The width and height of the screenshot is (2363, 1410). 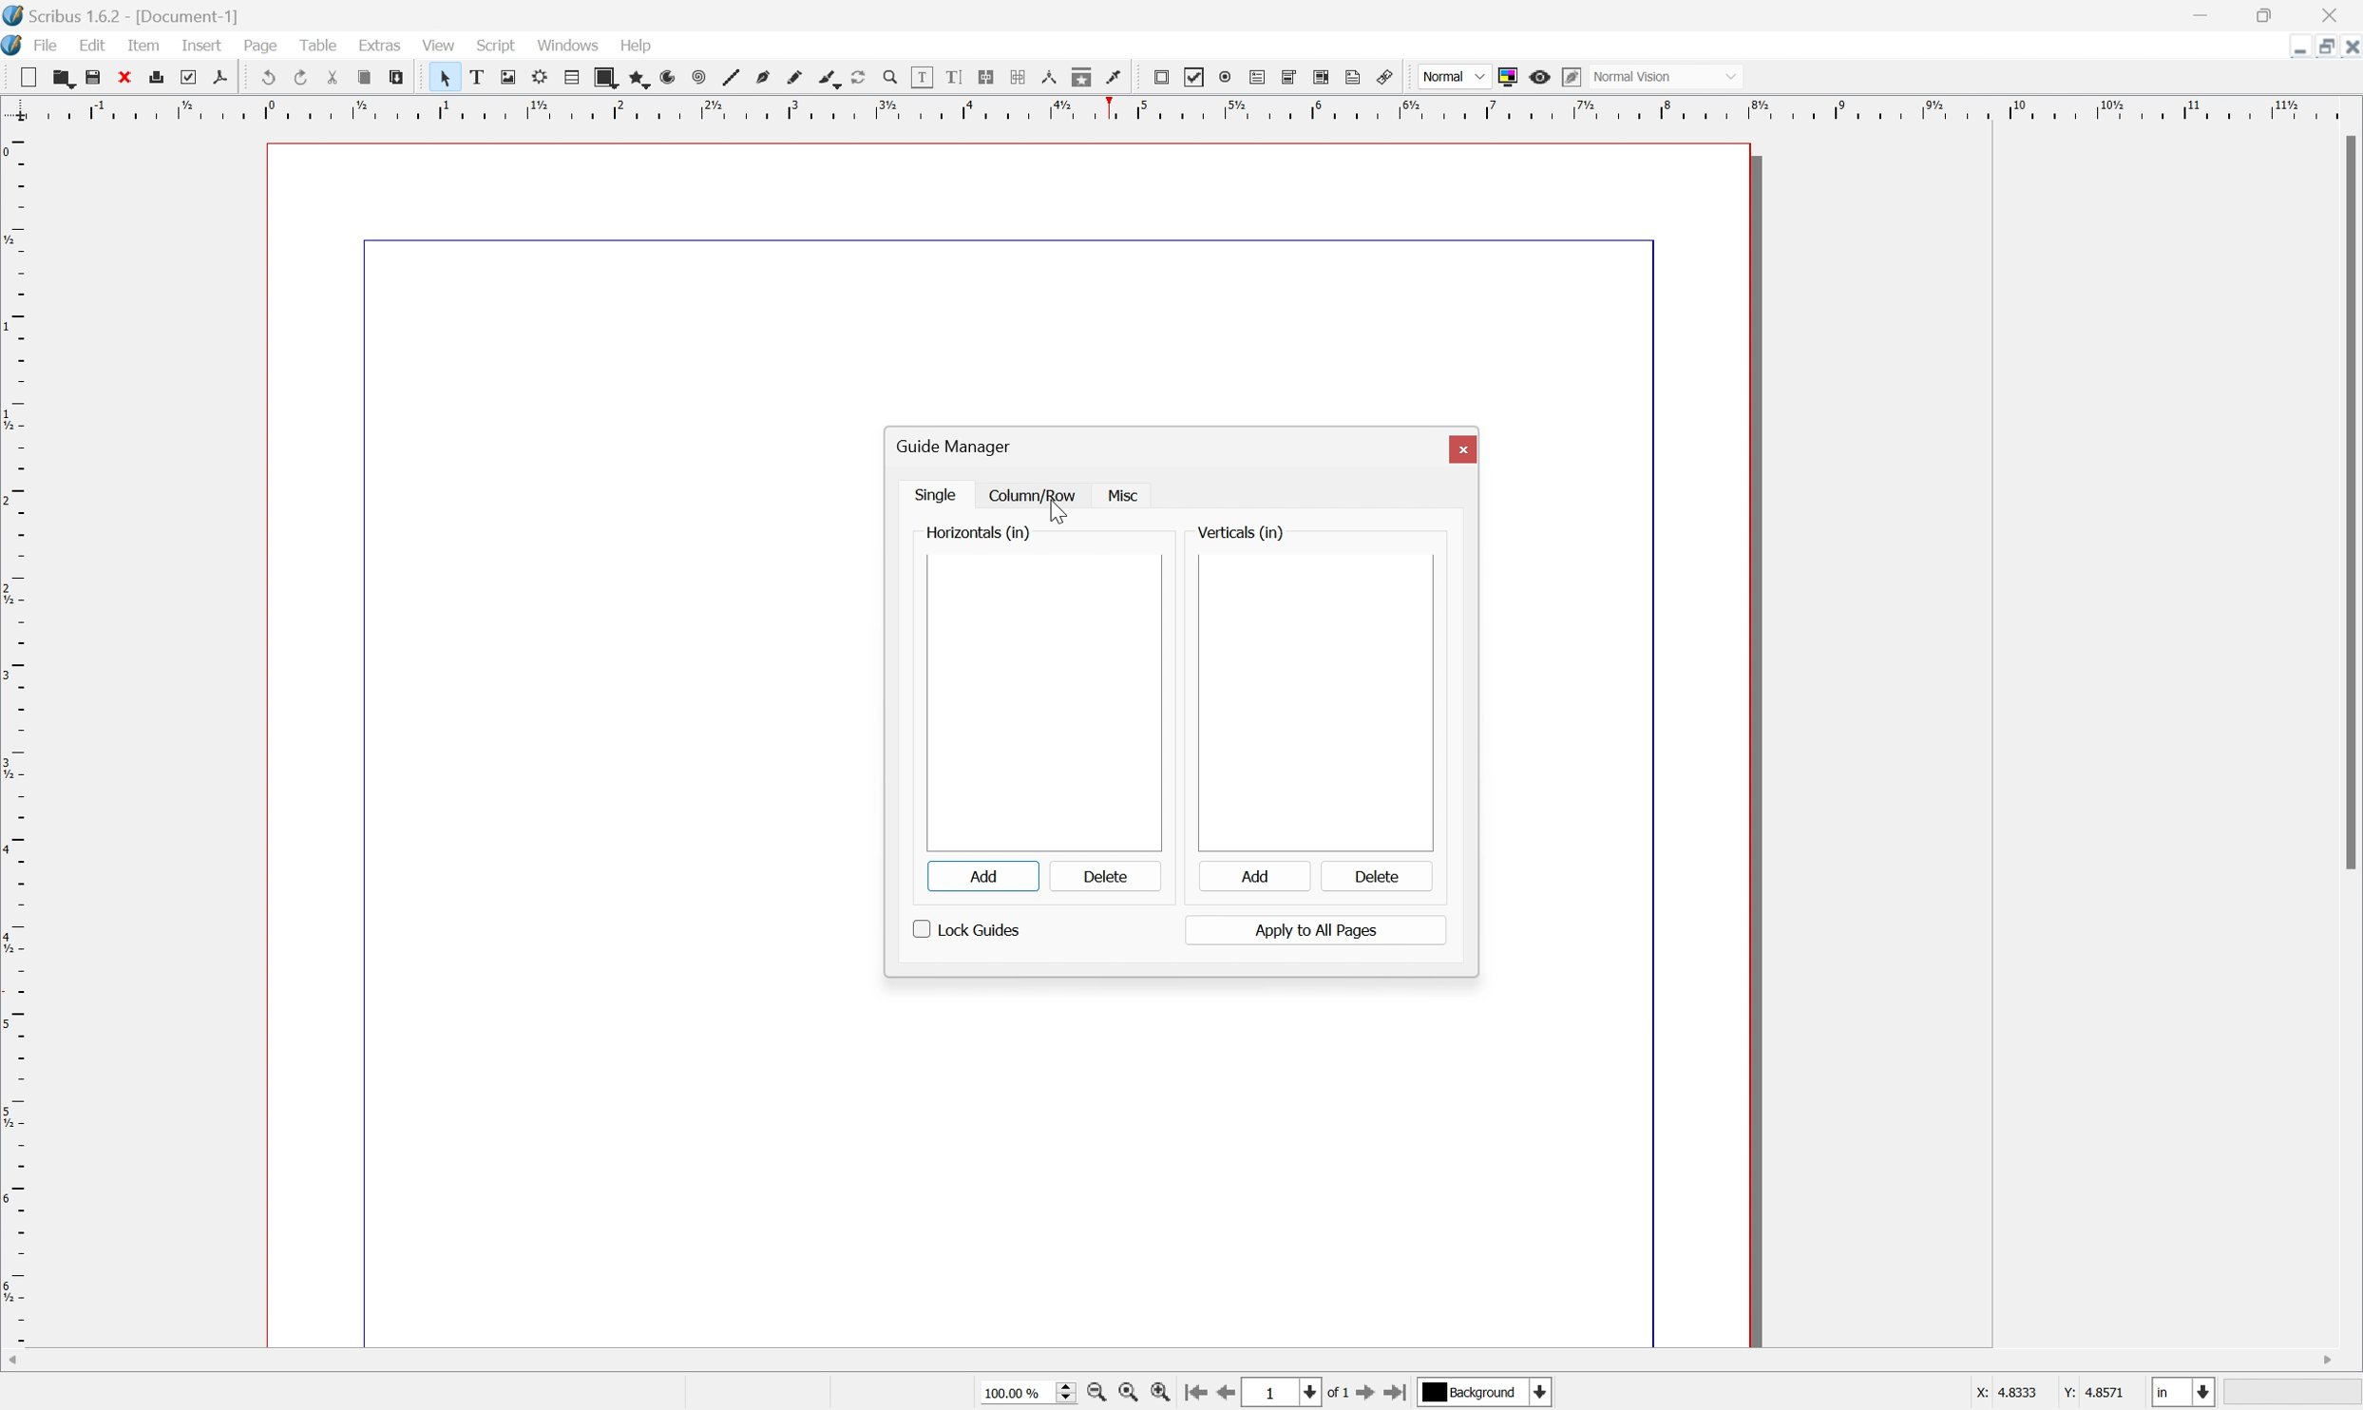 I want to click on close, so click(x=2348, y=48).